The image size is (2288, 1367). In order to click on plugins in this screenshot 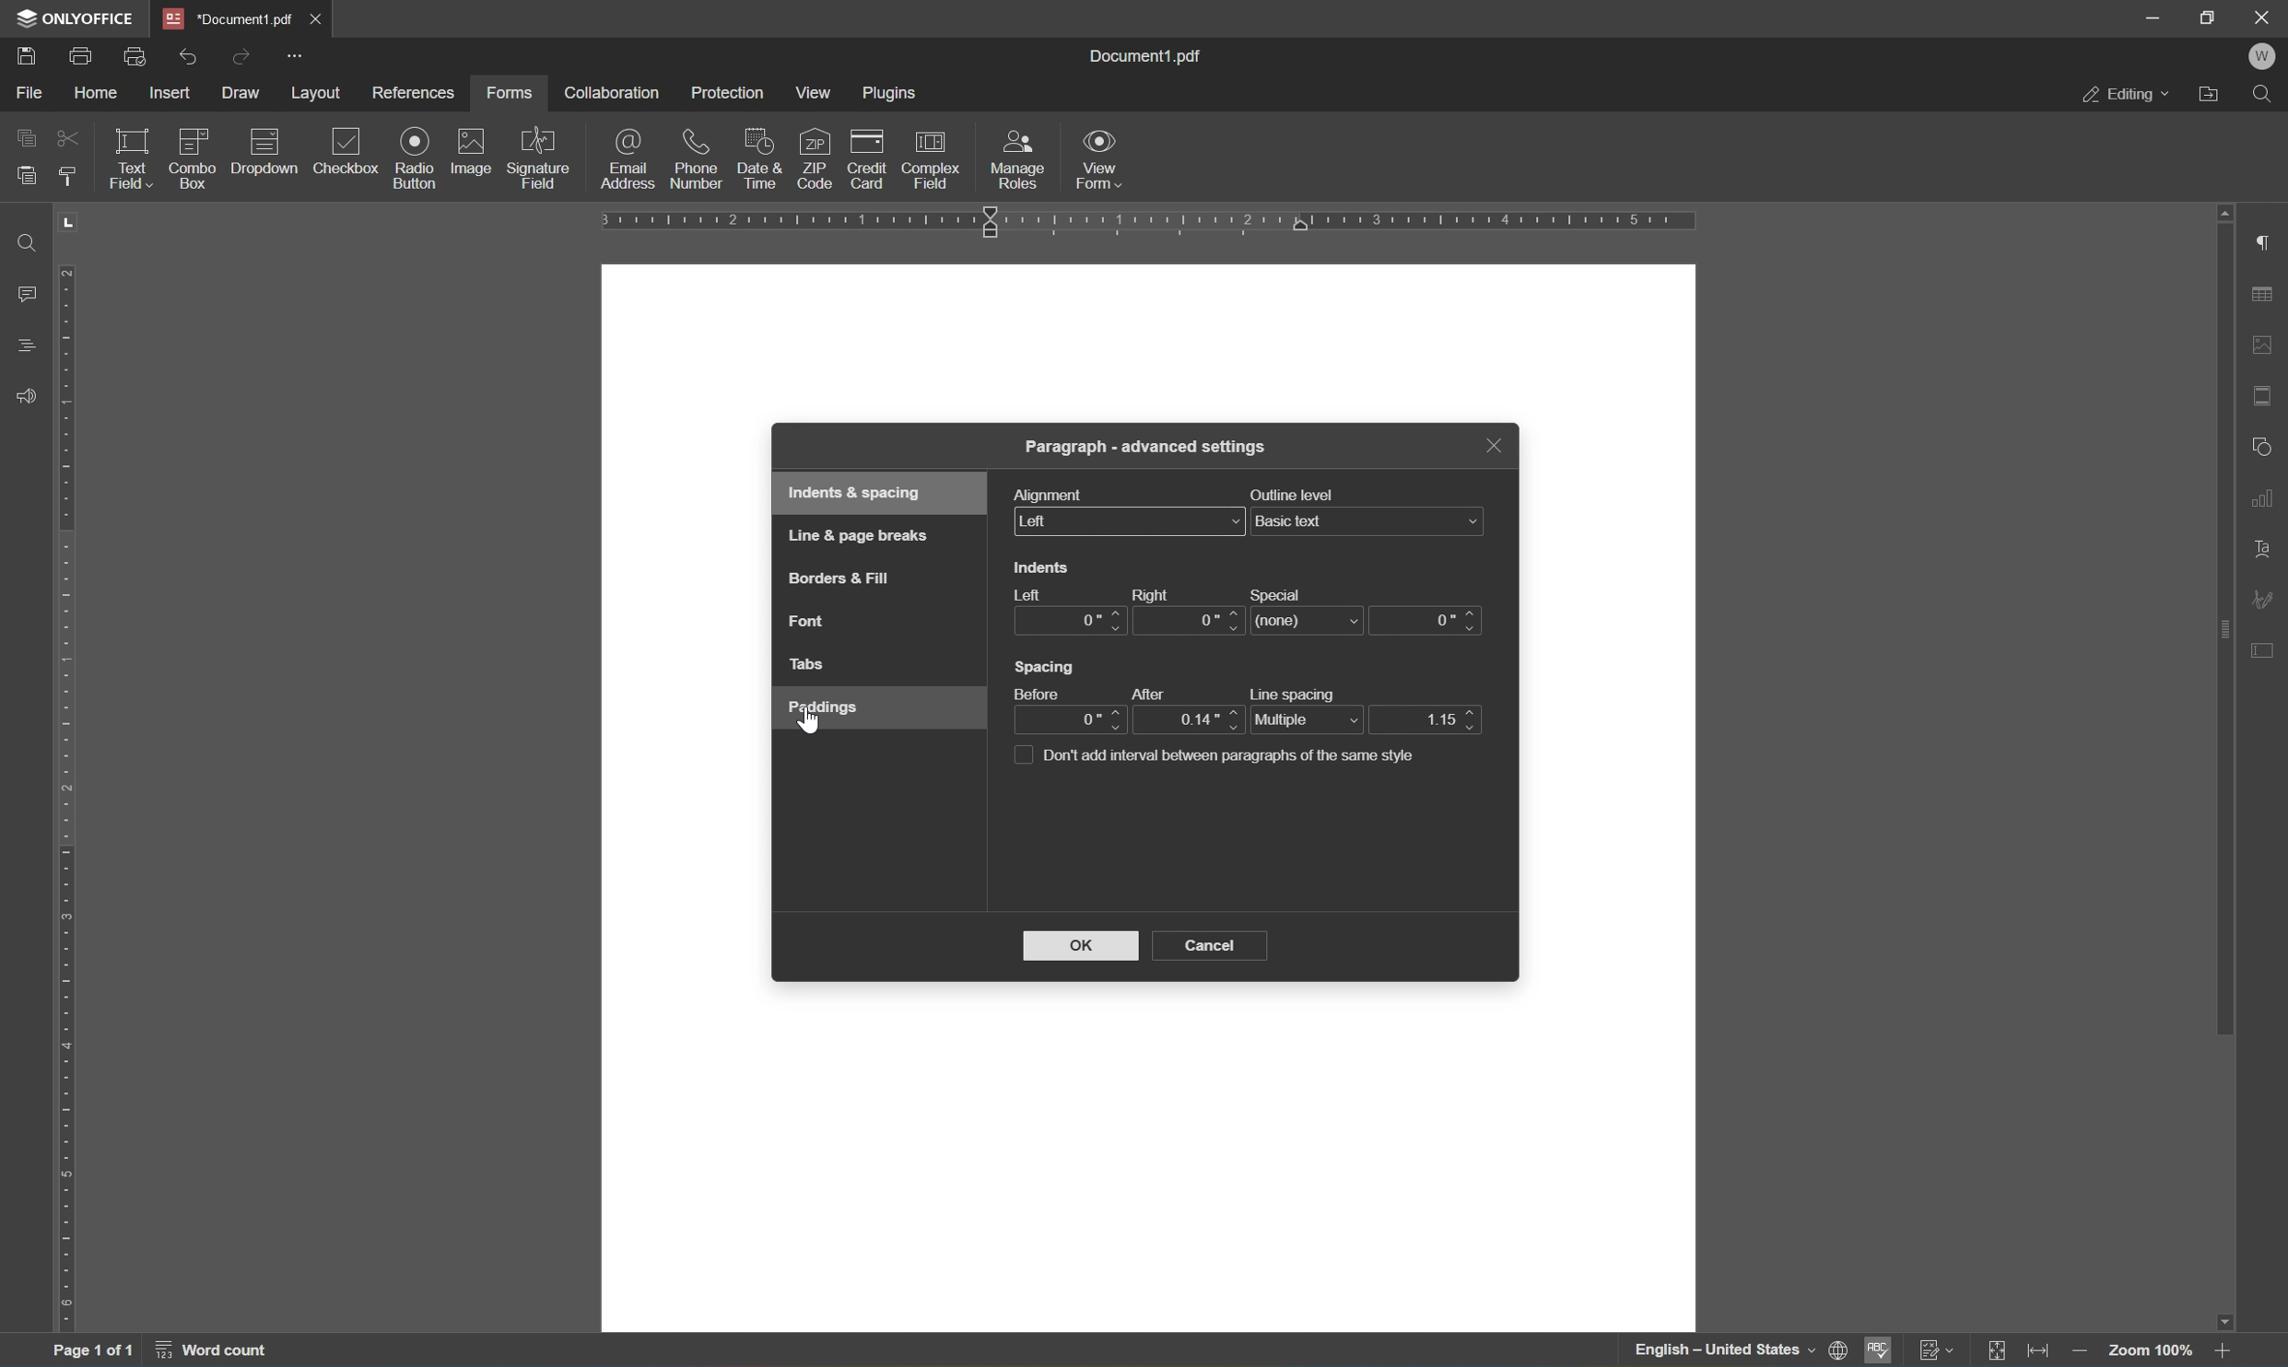, I will do `click(894, 94)`.